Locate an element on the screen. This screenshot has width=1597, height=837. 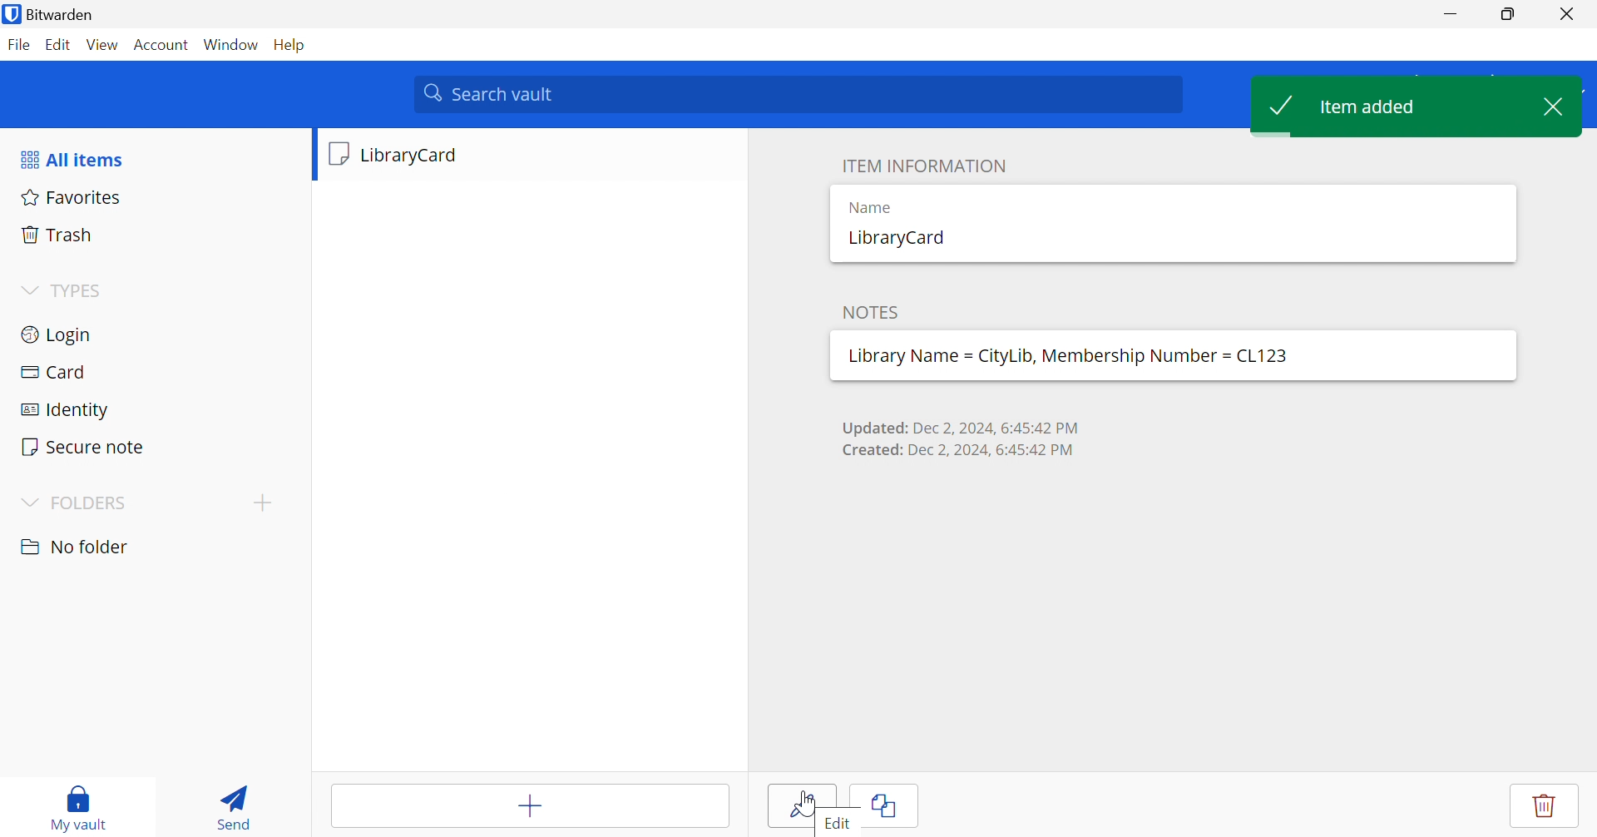
ITEM INFORMATON is located at coordinates (922, 165).